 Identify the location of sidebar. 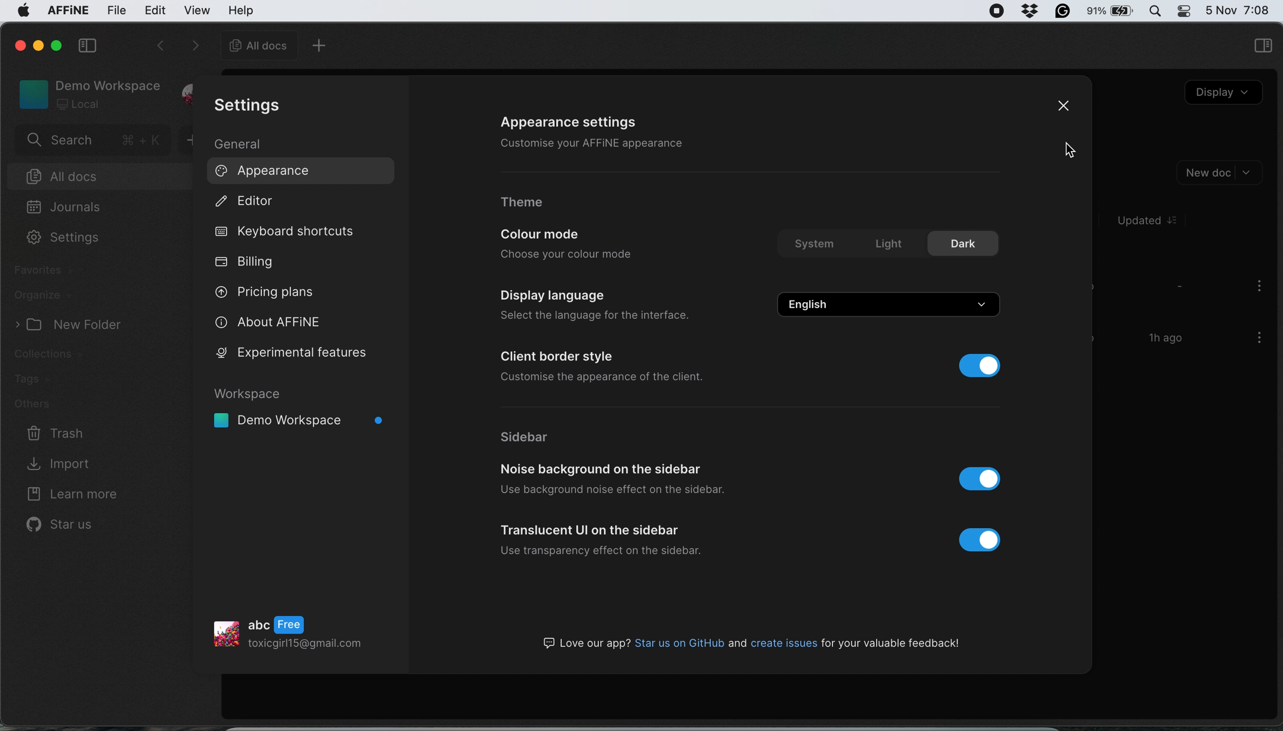
(526, 436).